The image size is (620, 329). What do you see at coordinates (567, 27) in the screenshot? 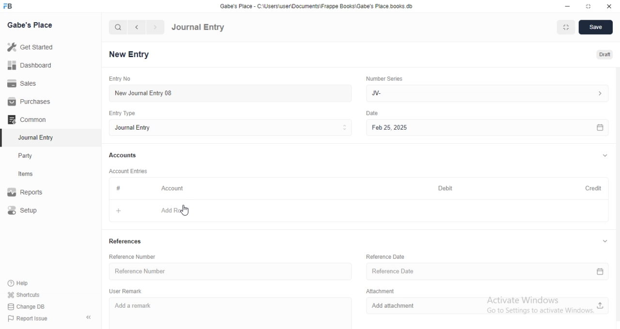
I see `Fit to Window` at bounding box center [567, 27].